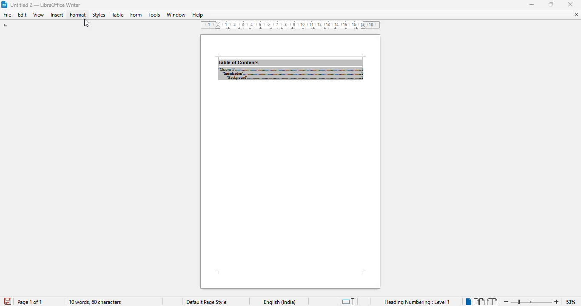  Describe the element at coordinates (506, 301) in the screenshot. I see `zoom out` at that location.